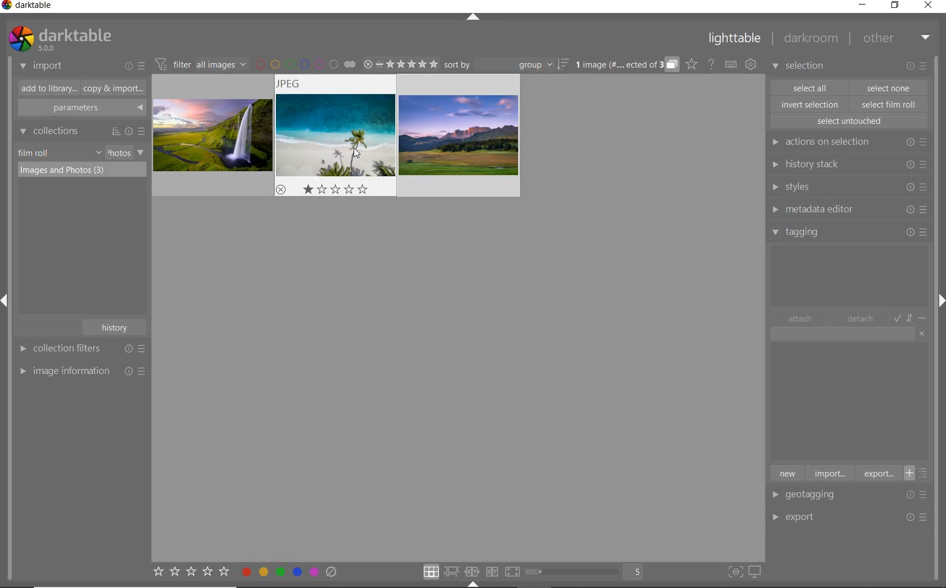 The image size is (946, 588). I want to click on Expand/Collapse, so click(470, 584).